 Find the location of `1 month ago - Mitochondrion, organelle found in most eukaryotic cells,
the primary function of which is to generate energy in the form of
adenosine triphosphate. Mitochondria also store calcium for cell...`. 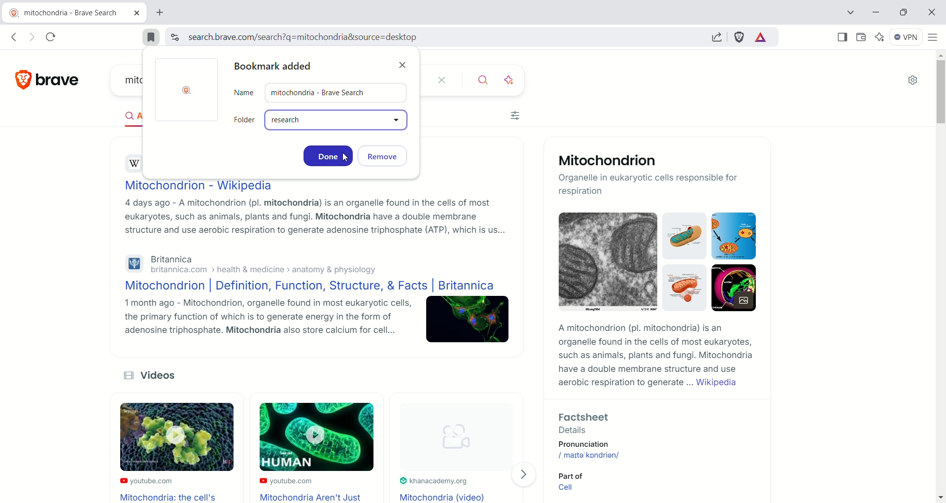

1 month ago - Mitochondrion, organelle found in most eukaryotic cells,
the primary function of which is to generate energy in the form of
adenosine triphosphate. Mitochondria also store calcium for cell... is located at coordinates (259, 320).